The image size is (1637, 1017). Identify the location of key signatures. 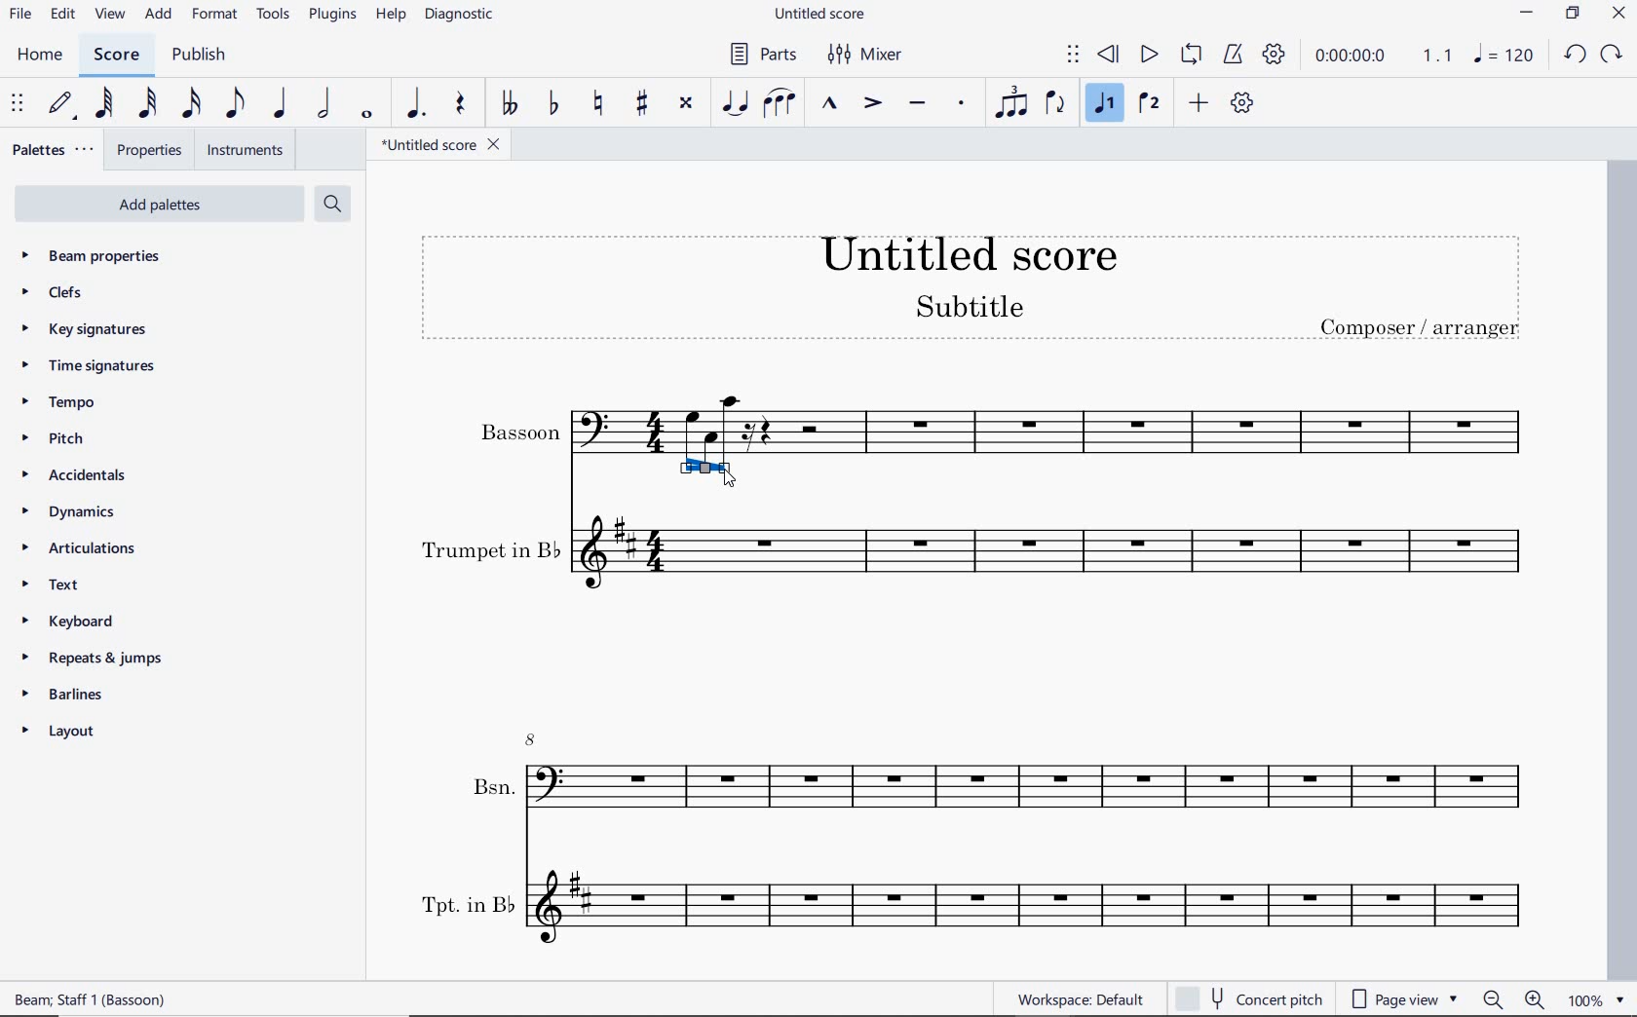
(80, 330).